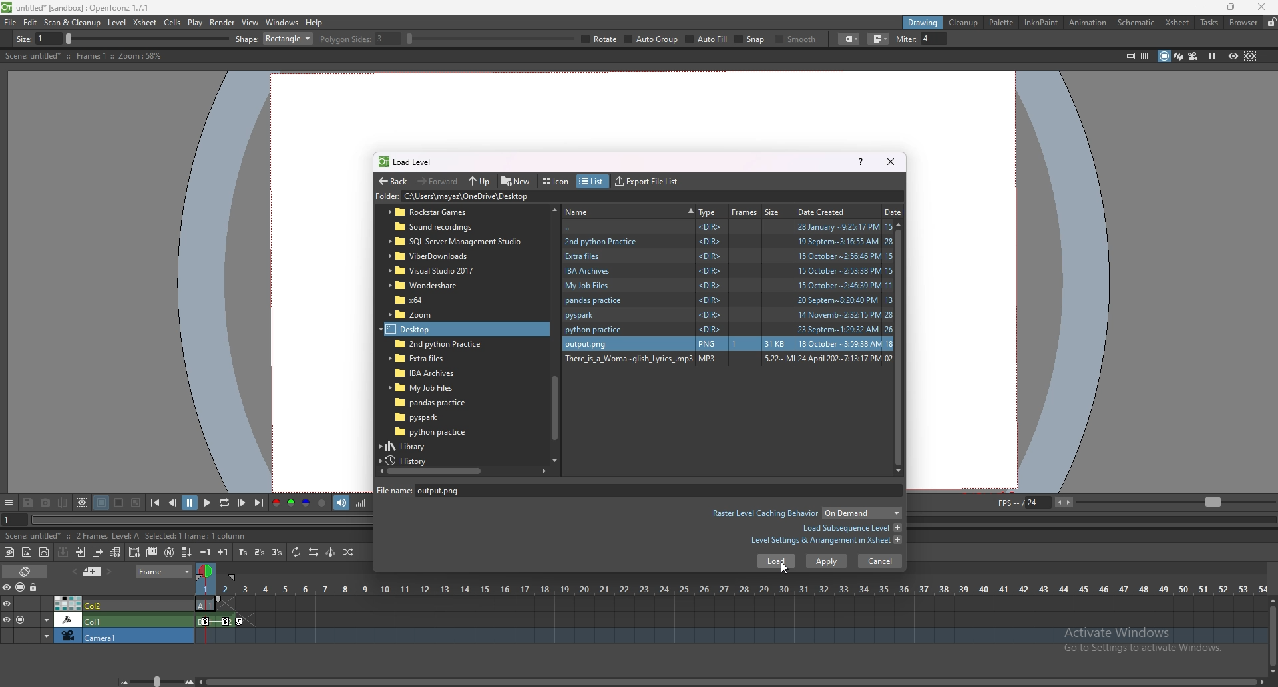 Image resolution: width=1278 pixels, height=687 pixels. I want to click on tasks, so click(1209, 23).